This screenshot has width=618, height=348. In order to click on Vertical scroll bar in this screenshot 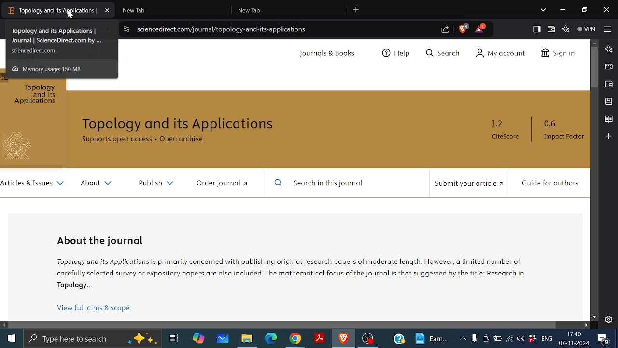, I will do `click(594, 68)`.